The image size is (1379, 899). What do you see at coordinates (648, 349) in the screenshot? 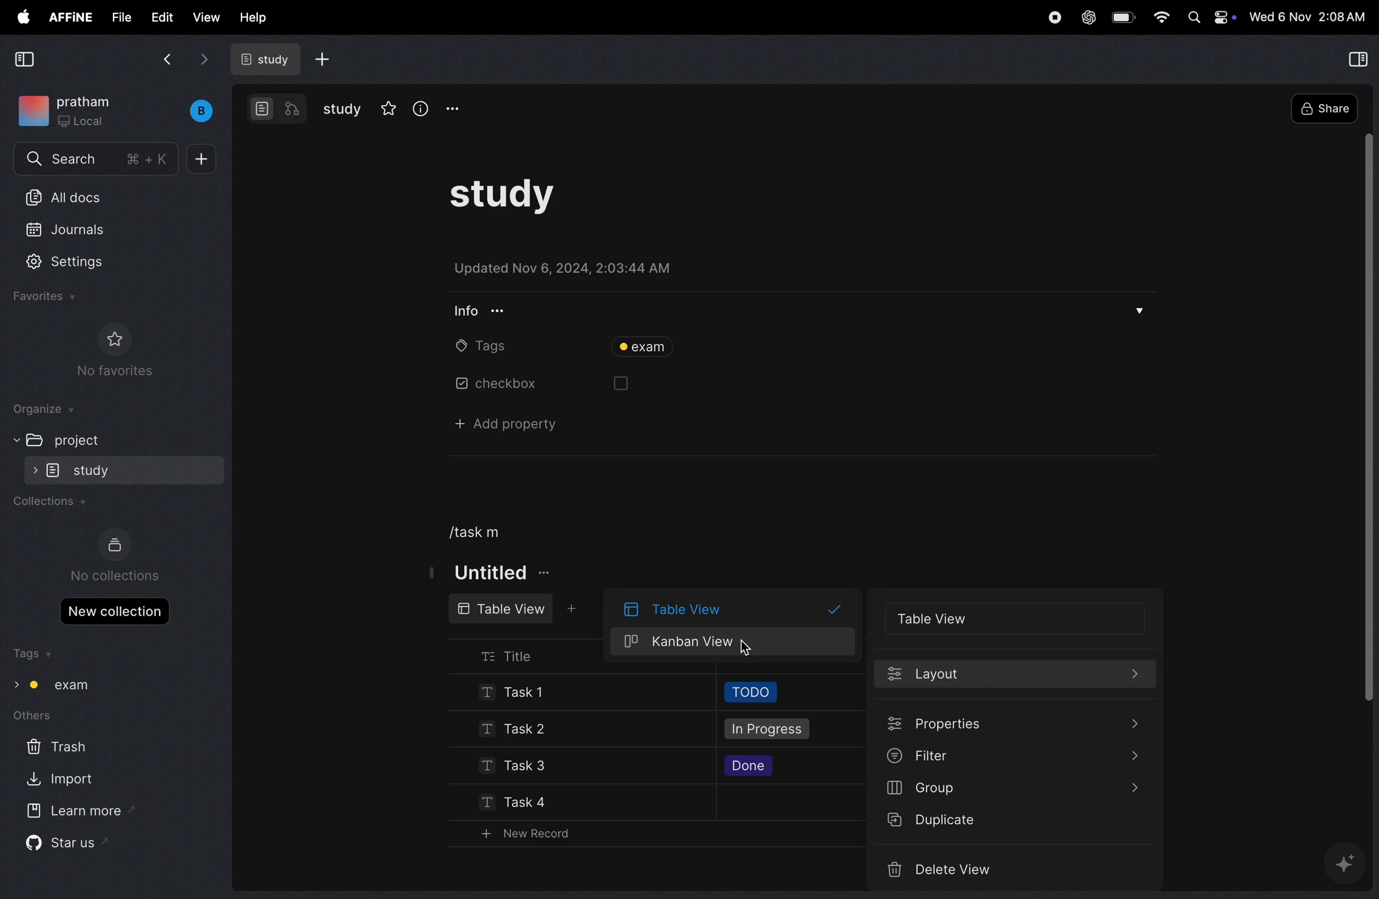
I see `tag` at bounding box center [648, 349].